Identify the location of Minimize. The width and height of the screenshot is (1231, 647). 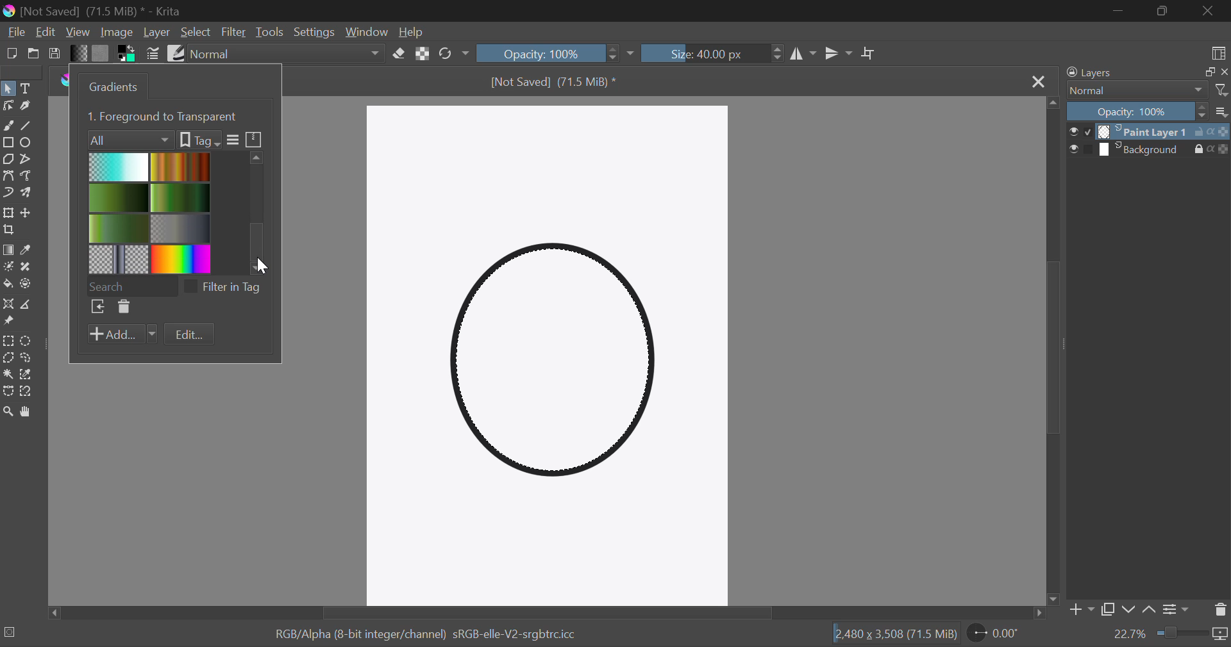
(1164, 12).